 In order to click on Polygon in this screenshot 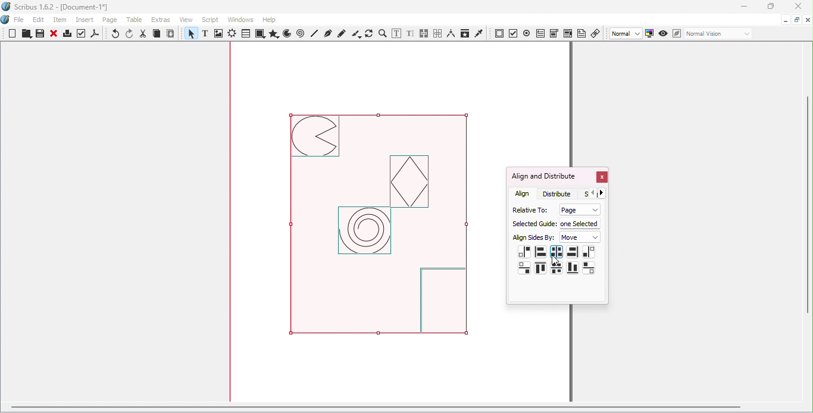, I will do `click(273, 34)`.